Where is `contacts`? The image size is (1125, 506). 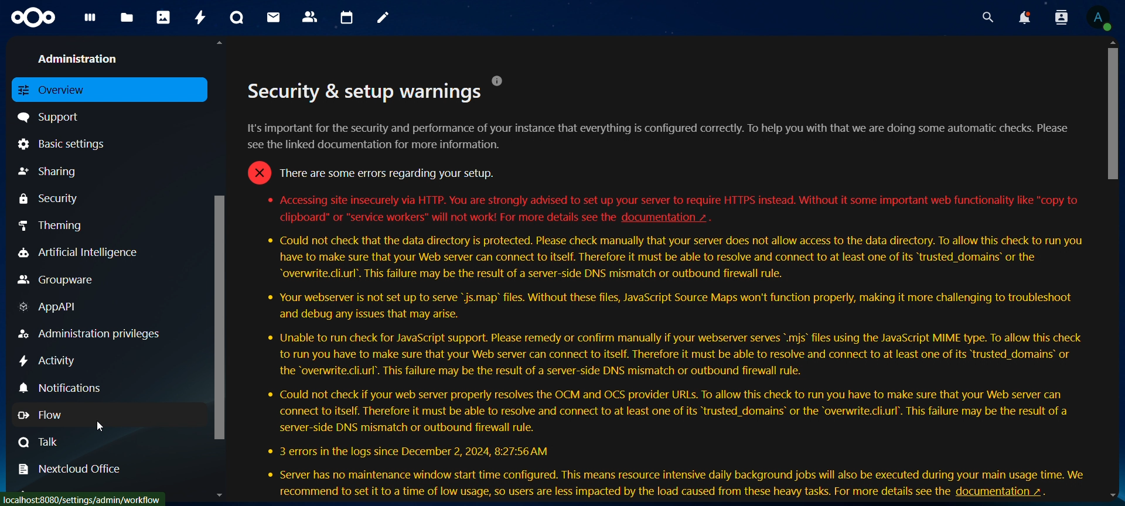 contacts is located at coordinates (311, 18).